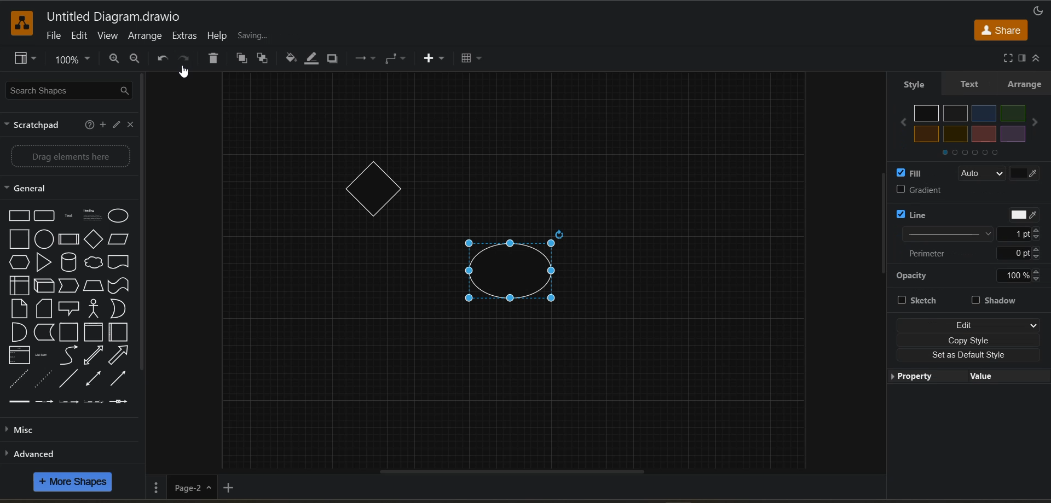 The height and width of the screenshot is (503, 1051). Describe the element at coordinates (971, 355) in the screenshot. I see `set as default style` at that location.